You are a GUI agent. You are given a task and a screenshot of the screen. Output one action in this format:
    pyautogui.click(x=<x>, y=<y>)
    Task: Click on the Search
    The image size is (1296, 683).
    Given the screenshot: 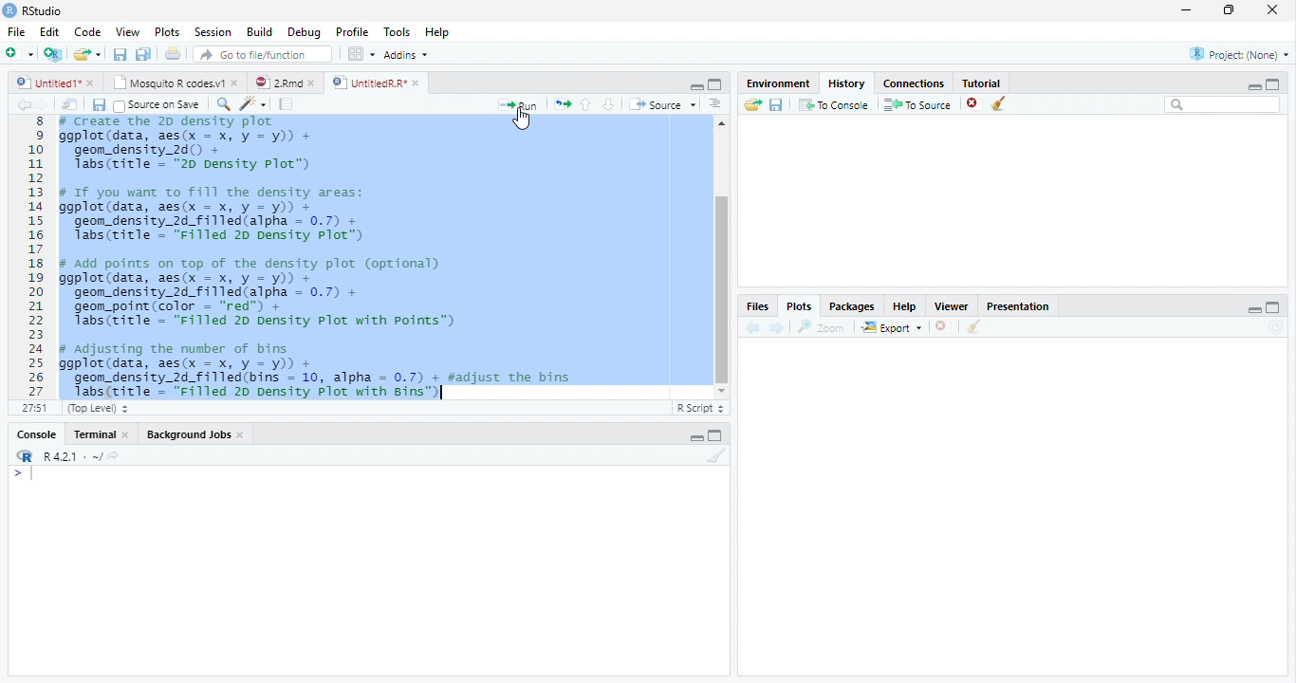 What is the action you would take?
    pyautogui.click(x=1223, y=104)
    